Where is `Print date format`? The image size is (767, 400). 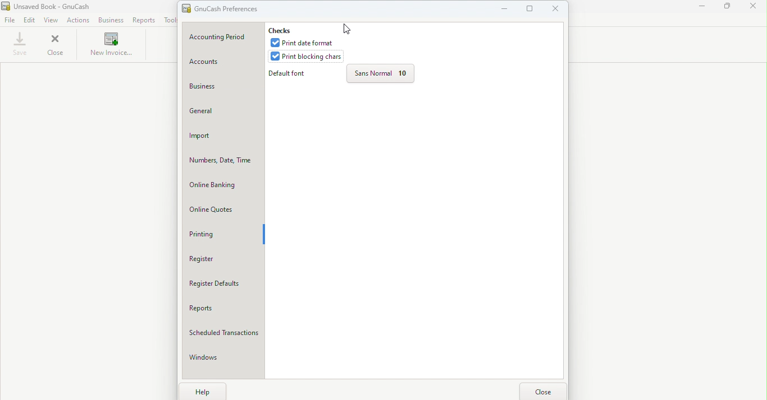
Print date format is located at coordinates (305, 43).